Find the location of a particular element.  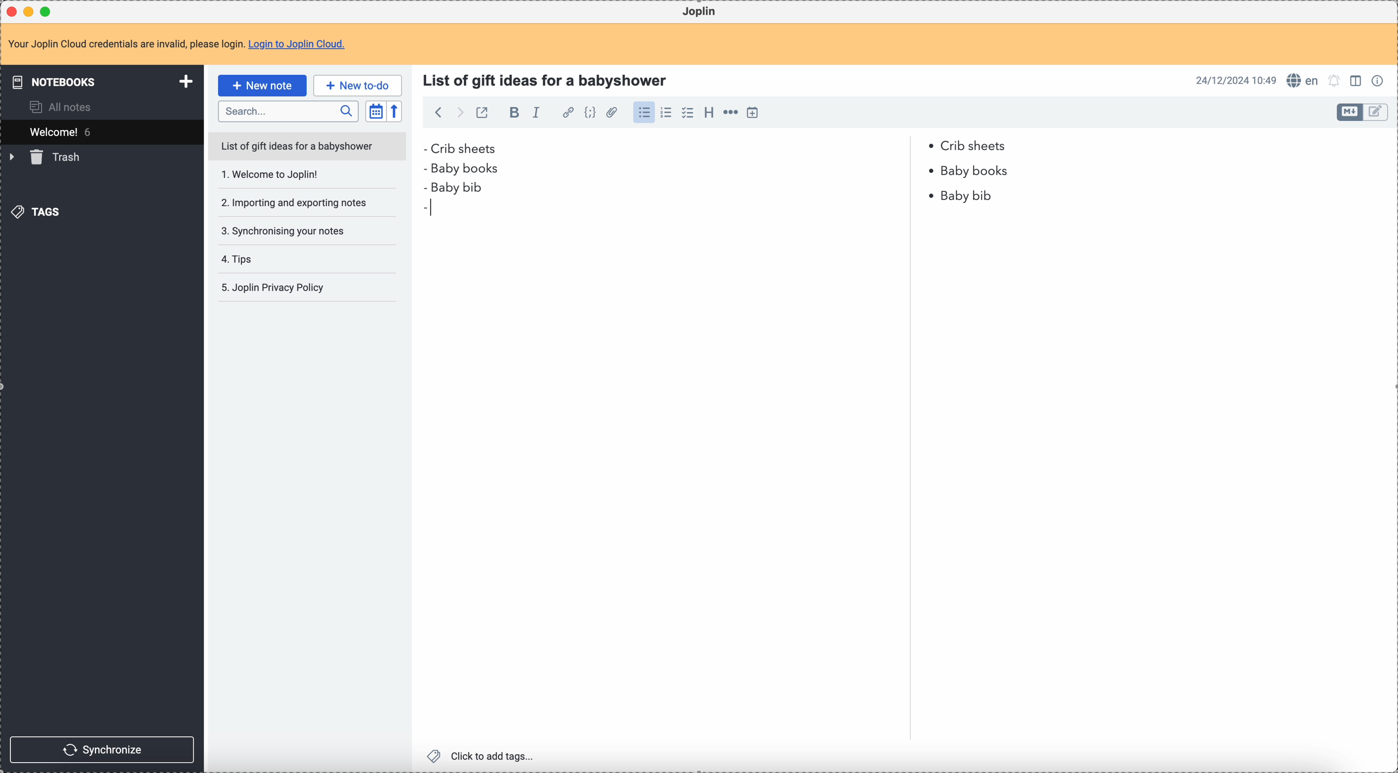

search bar is located at coordinates (288, 112).